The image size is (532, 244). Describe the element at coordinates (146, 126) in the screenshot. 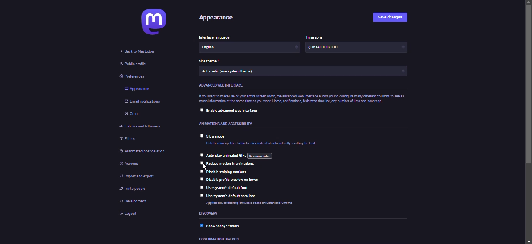

I see `follows and followers` at that location.